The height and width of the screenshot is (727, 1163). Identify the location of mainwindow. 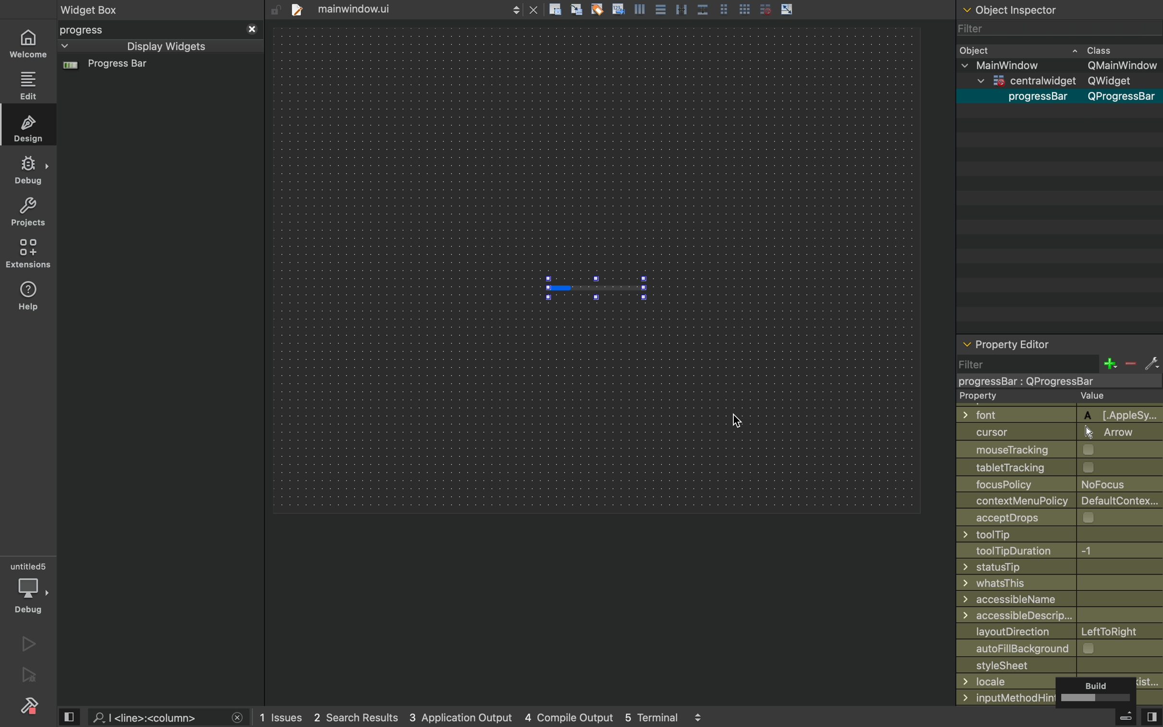
(1062, 66).